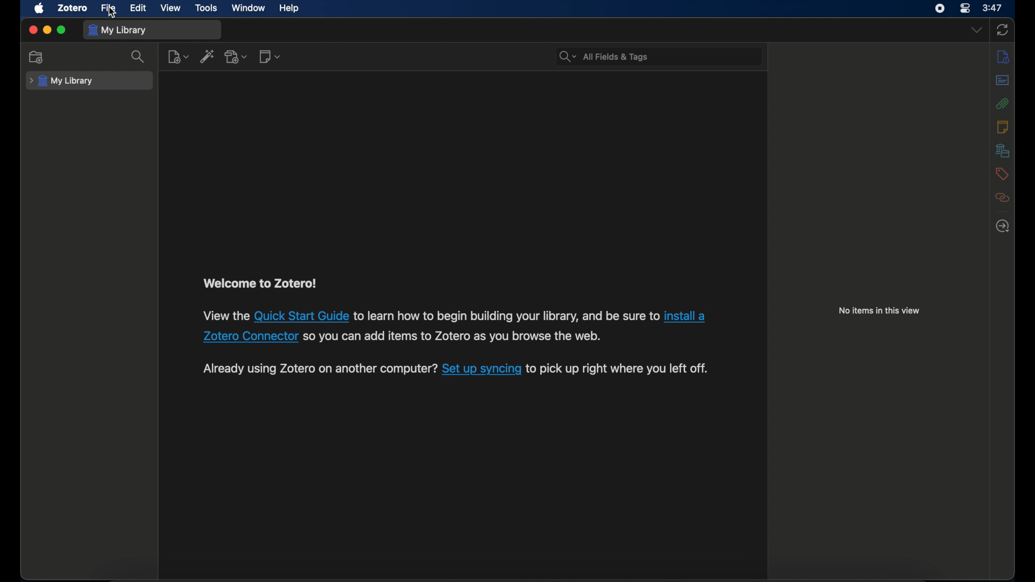 The image size is (1035, 582). I want to click on notes, so click(1003, 127).